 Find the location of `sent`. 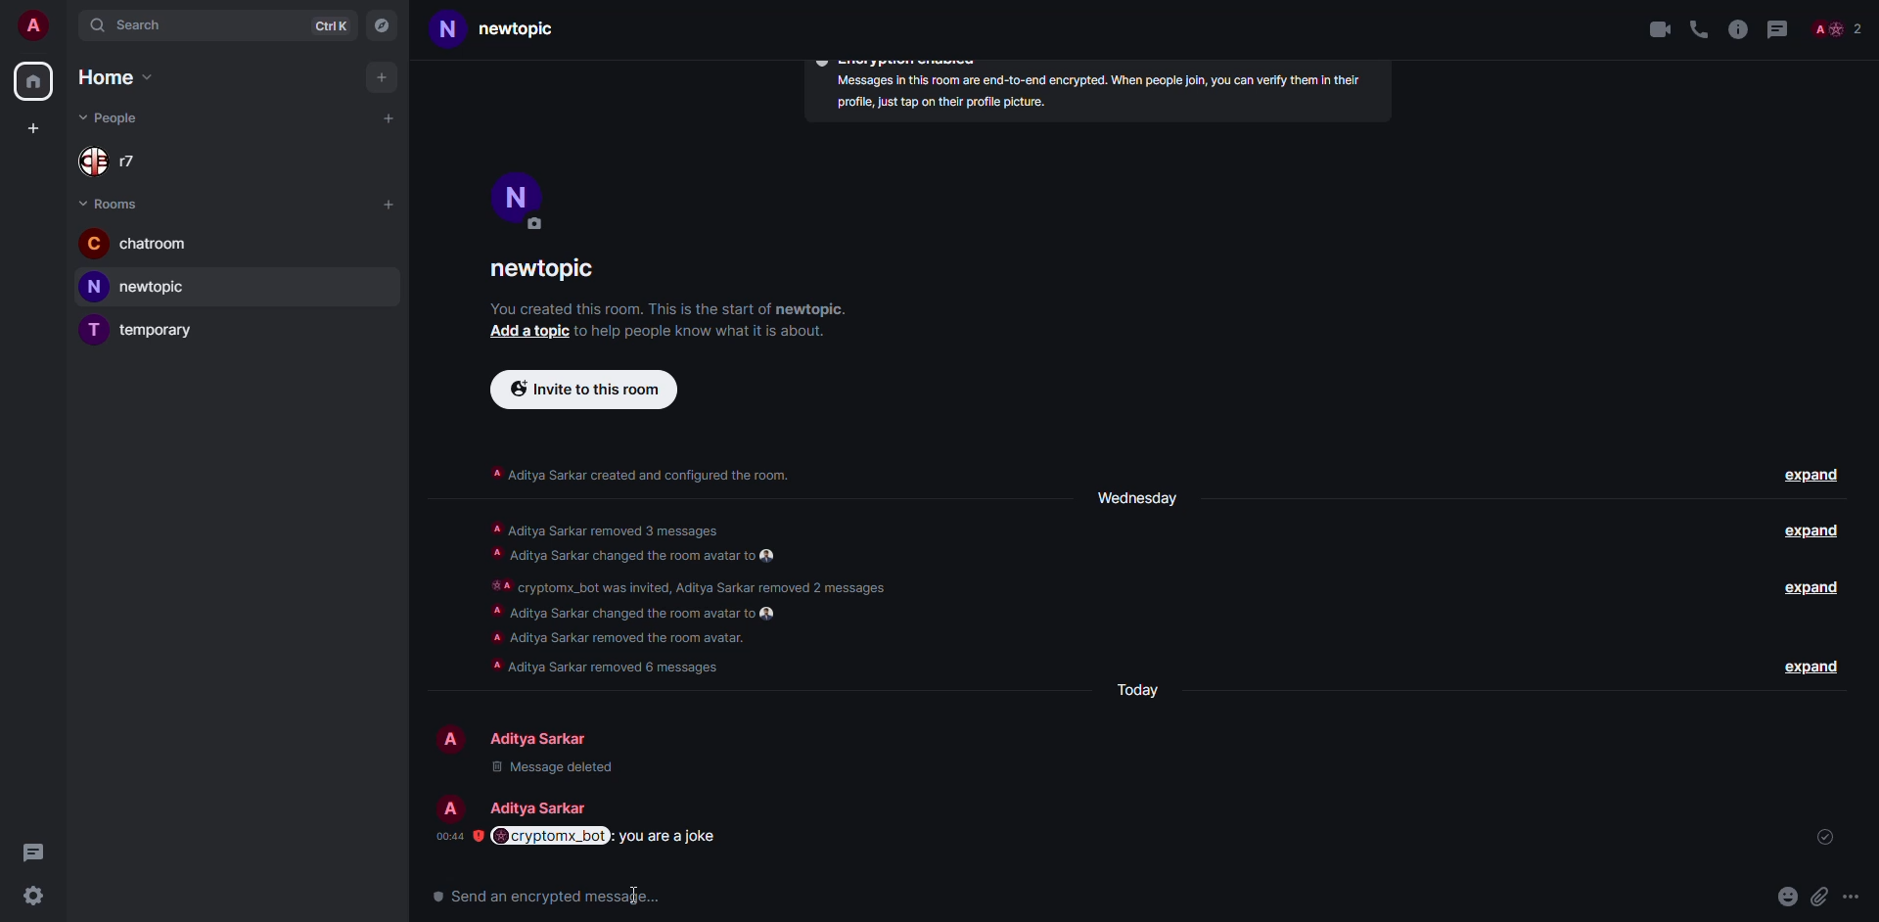

sent is located at coordinates (1825, 837).